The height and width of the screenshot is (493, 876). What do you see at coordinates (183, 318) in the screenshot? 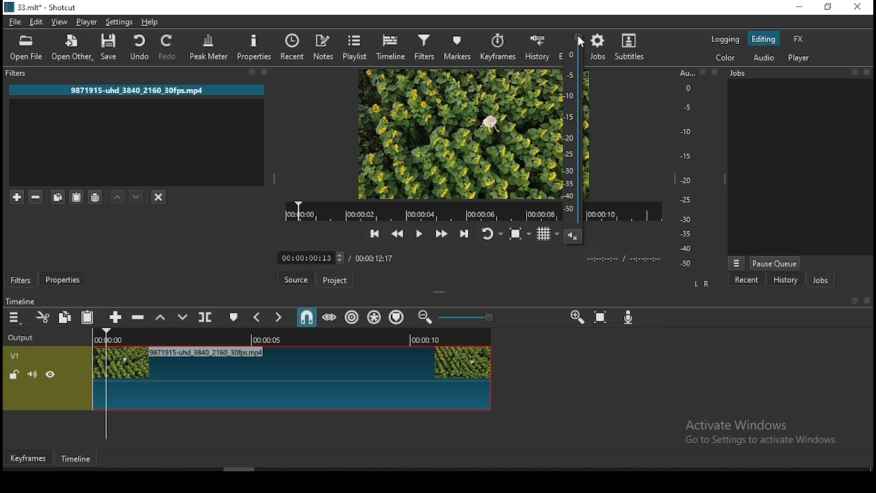
I see `overwrite` at bounding box center [183, 318].